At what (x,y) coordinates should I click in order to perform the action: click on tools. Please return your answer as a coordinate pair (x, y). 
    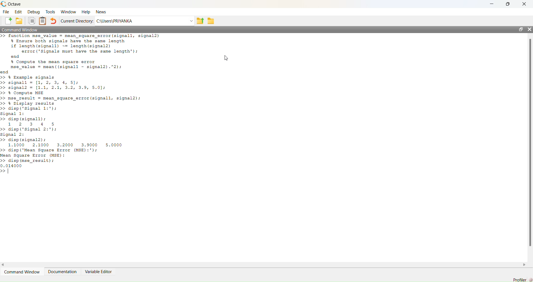
    Looking at the image, I should click on (50, 11).